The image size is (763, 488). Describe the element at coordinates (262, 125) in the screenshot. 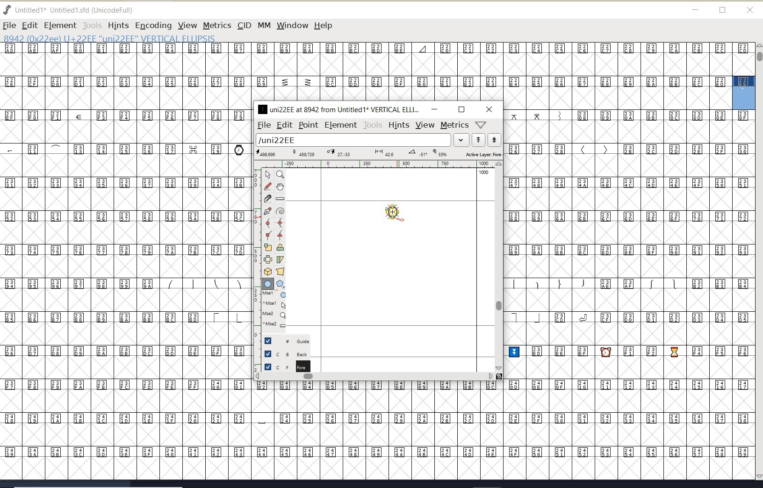

I see `file` at that location.